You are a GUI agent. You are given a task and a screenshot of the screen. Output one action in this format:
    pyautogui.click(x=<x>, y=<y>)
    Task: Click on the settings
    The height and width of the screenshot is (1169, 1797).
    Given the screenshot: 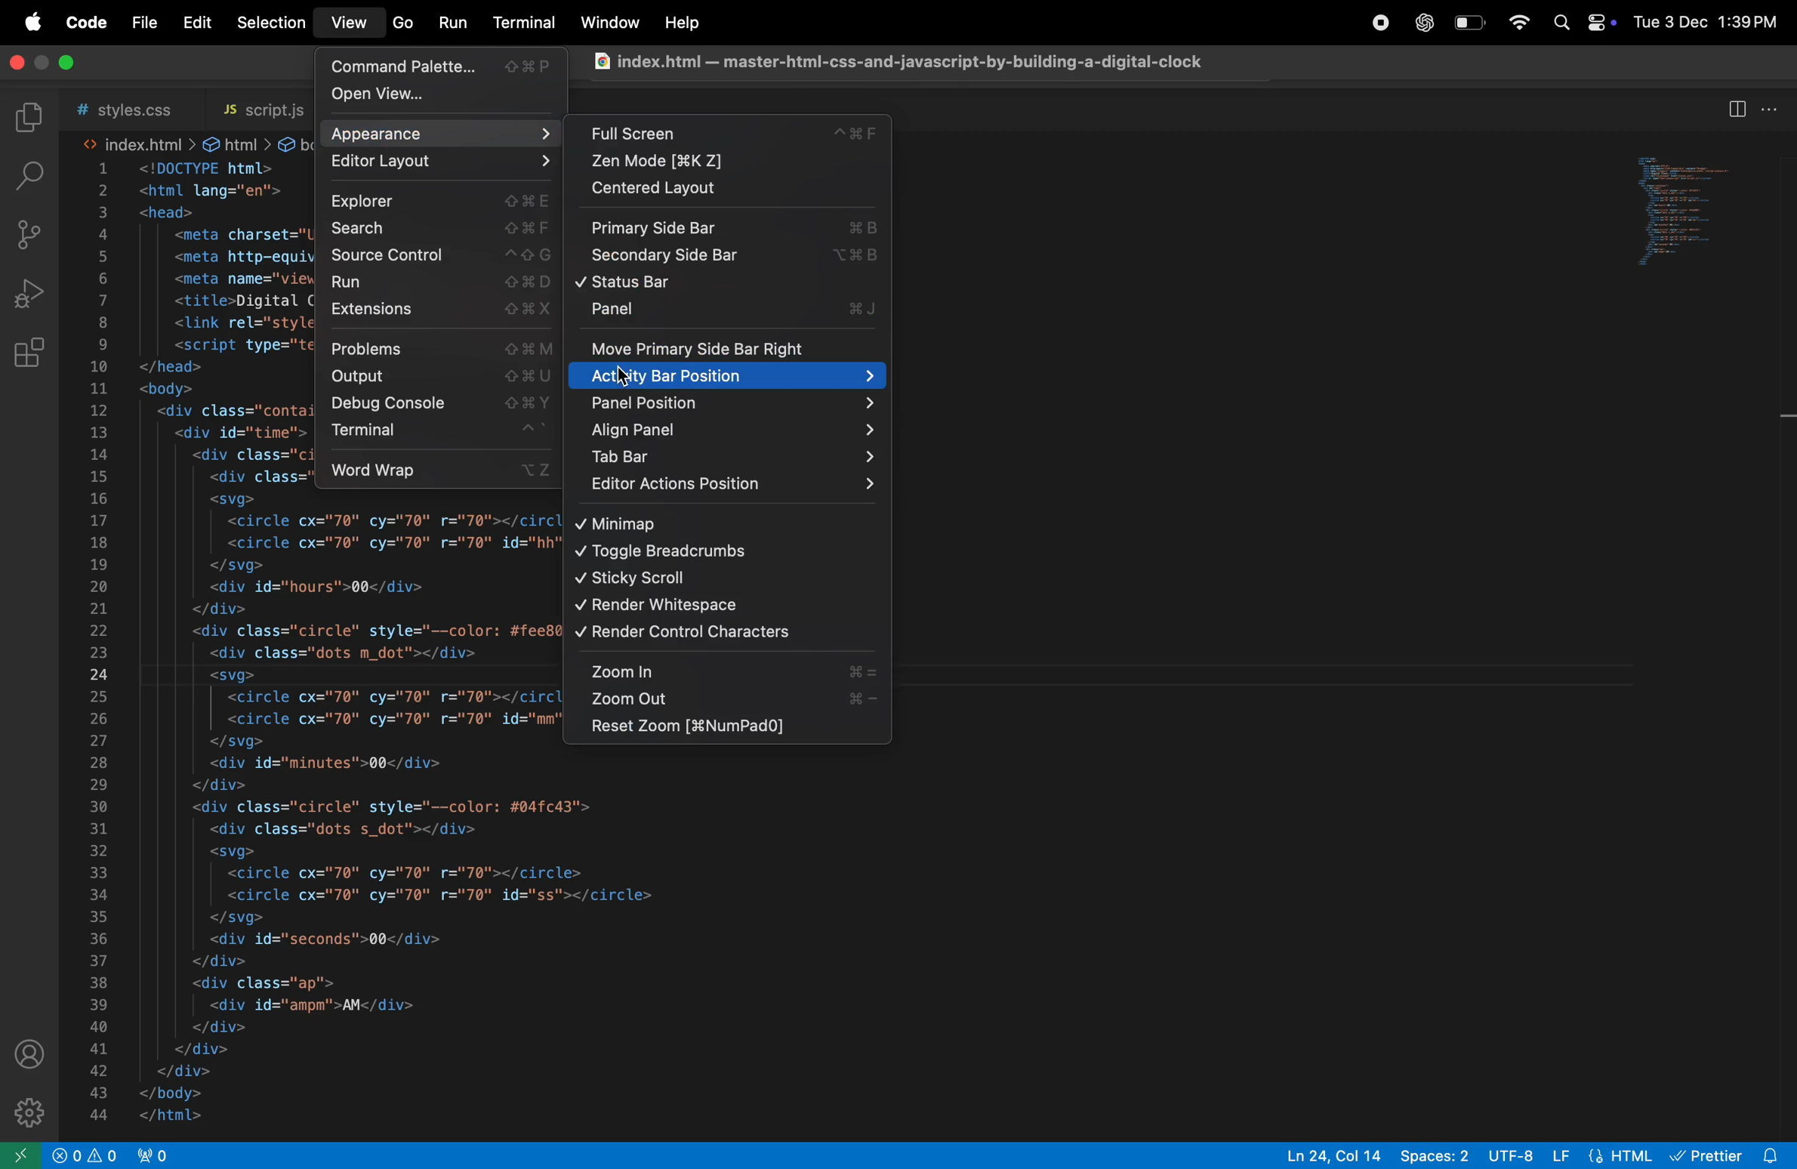 What is the action you would take?
    pyautogui.click(x=32, y=1109)
    